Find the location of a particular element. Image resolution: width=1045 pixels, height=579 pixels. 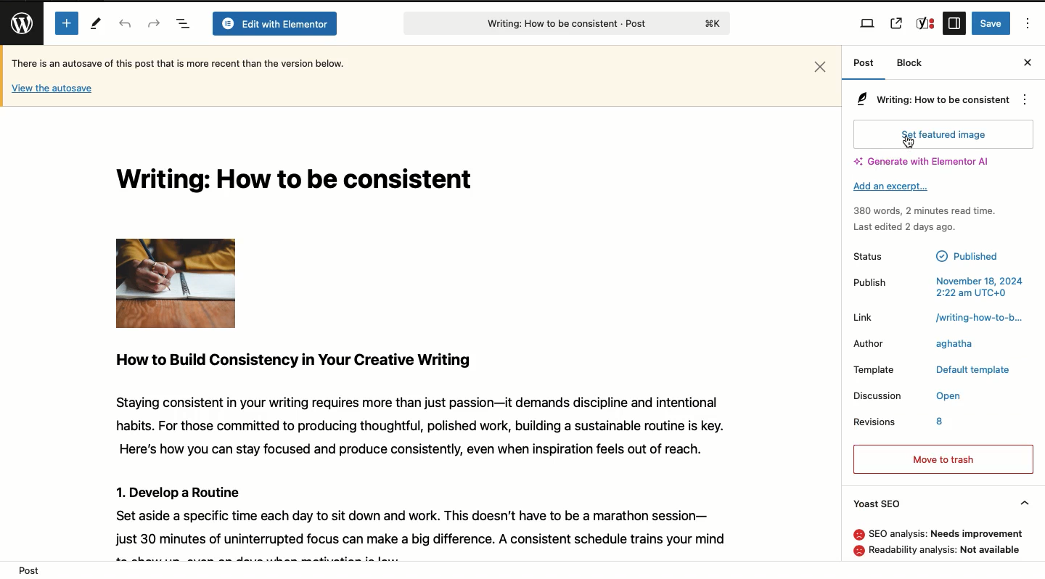

Writing: How to be consistent is located at coordinates (302, 182).